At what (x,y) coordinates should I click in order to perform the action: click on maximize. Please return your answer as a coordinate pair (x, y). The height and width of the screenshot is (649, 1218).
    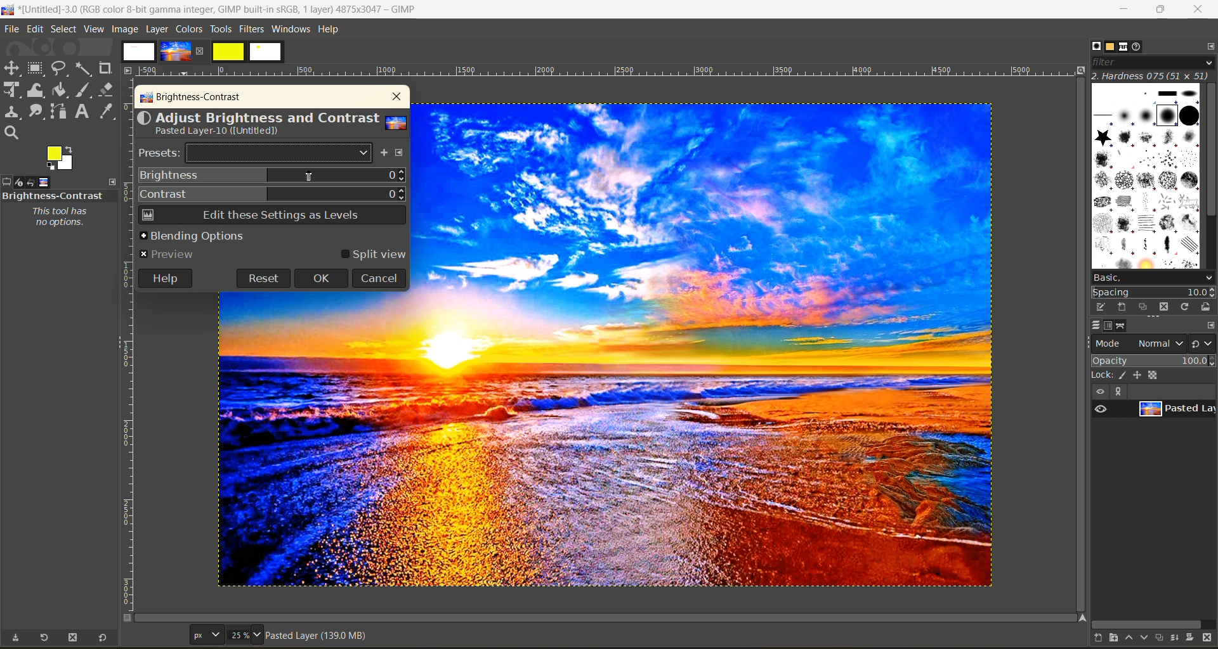
    Looking at the image, I should click on (1160, 10).